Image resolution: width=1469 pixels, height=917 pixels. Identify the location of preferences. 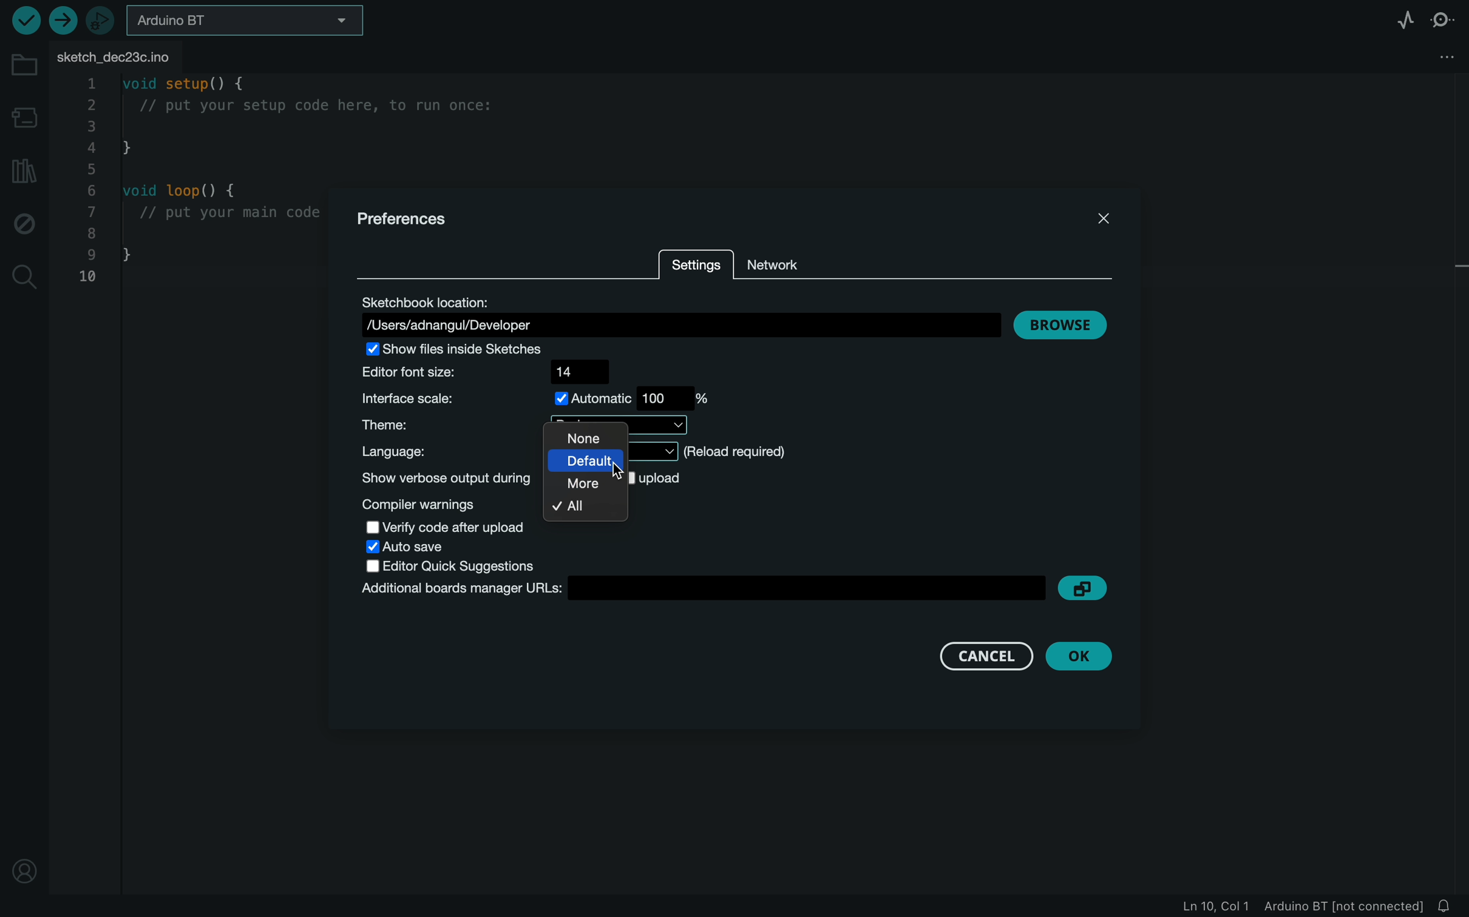
(413, 221).